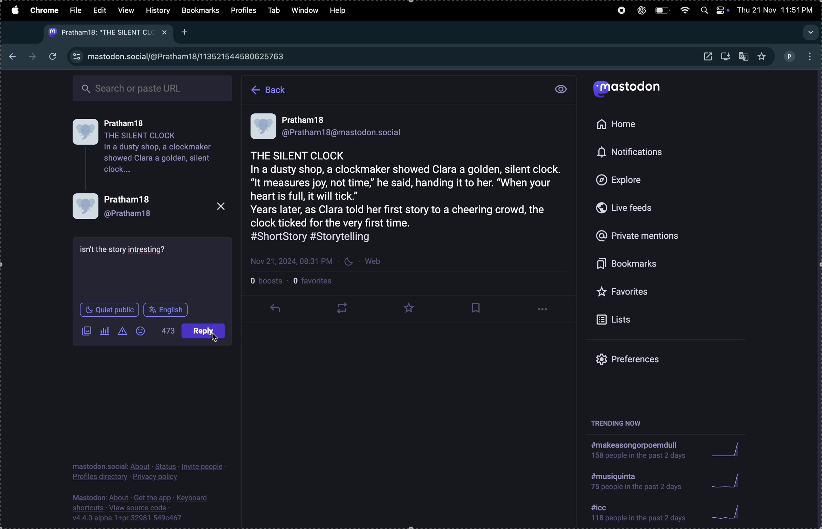 The height and width of the screenshot is (529, 822). What do you see at coordinates (45, 11) in the screenshot?
I see `chrome` at bounding box center [45, 11].